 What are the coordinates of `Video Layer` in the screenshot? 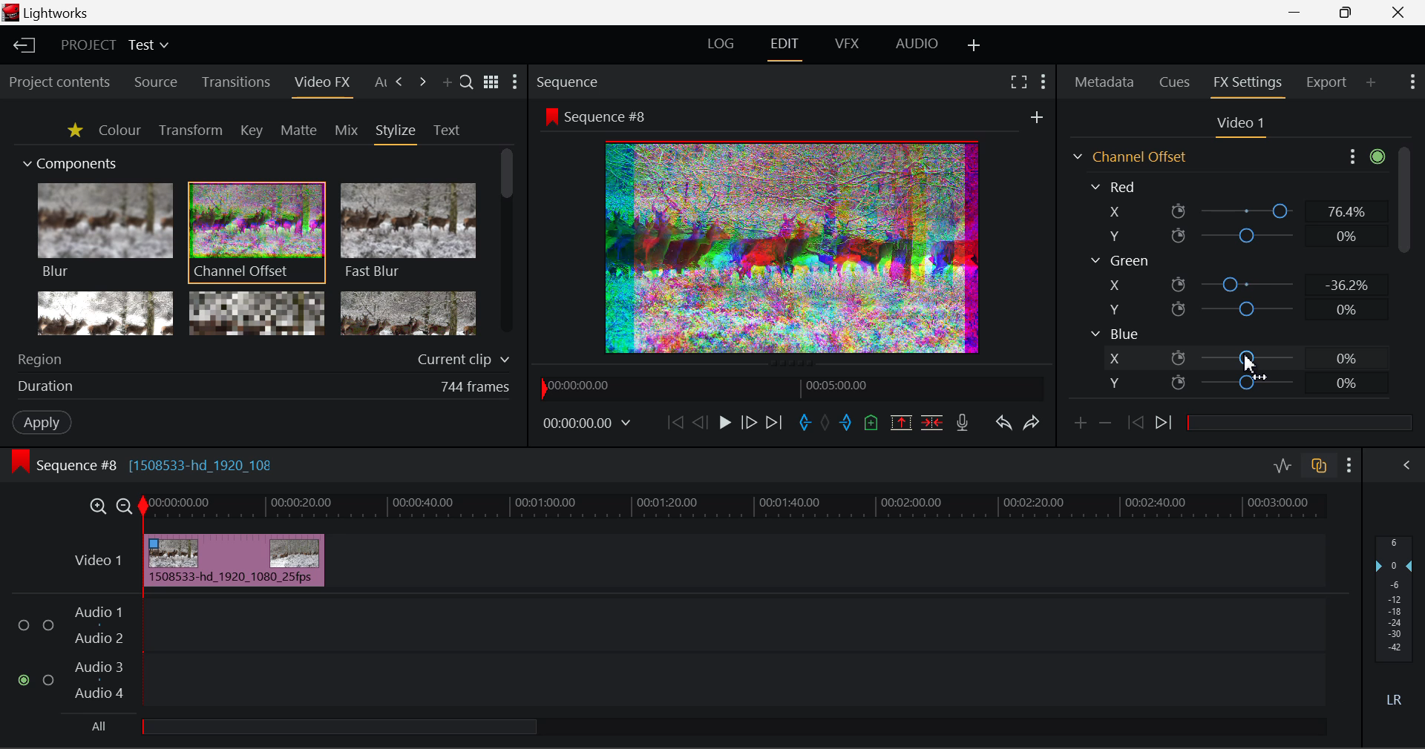 It's located at (99, 564).